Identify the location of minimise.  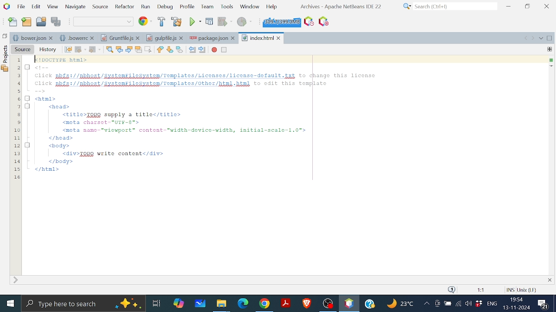
(27, 98).